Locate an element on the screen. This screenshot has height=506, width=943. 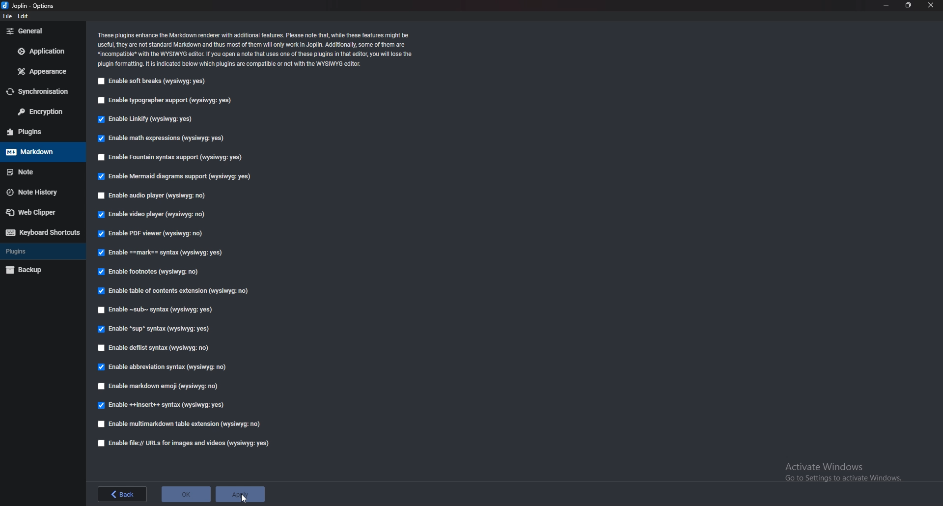
ok is located at coordinates (185, 494).